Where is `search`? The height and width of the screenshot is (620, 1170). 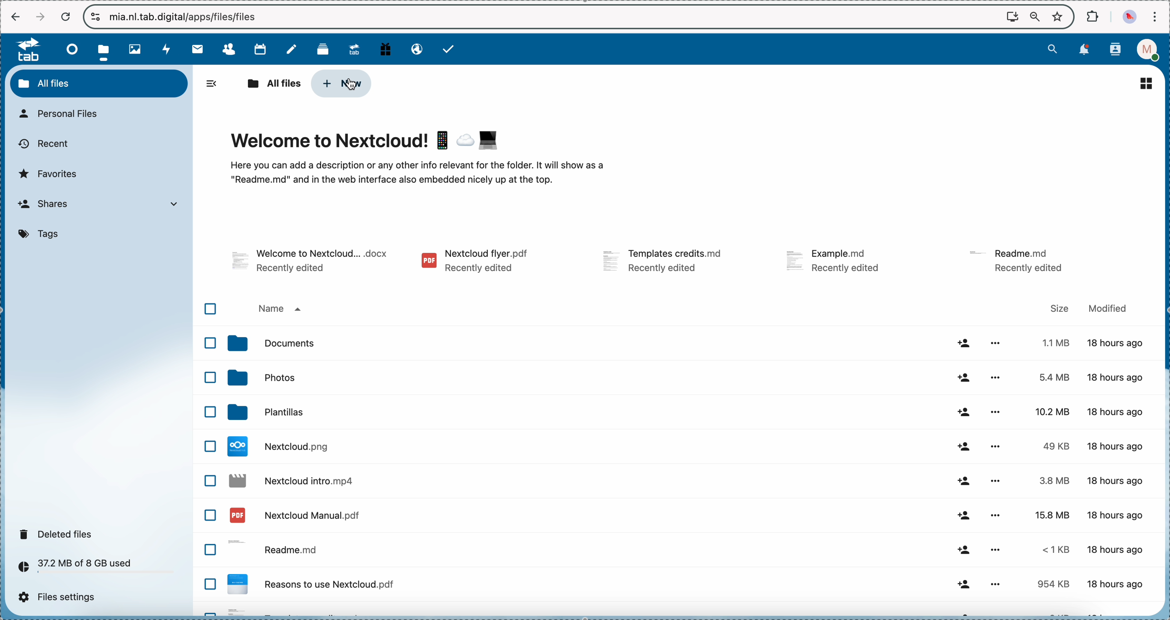 search is located at coordinates (1052, 48).